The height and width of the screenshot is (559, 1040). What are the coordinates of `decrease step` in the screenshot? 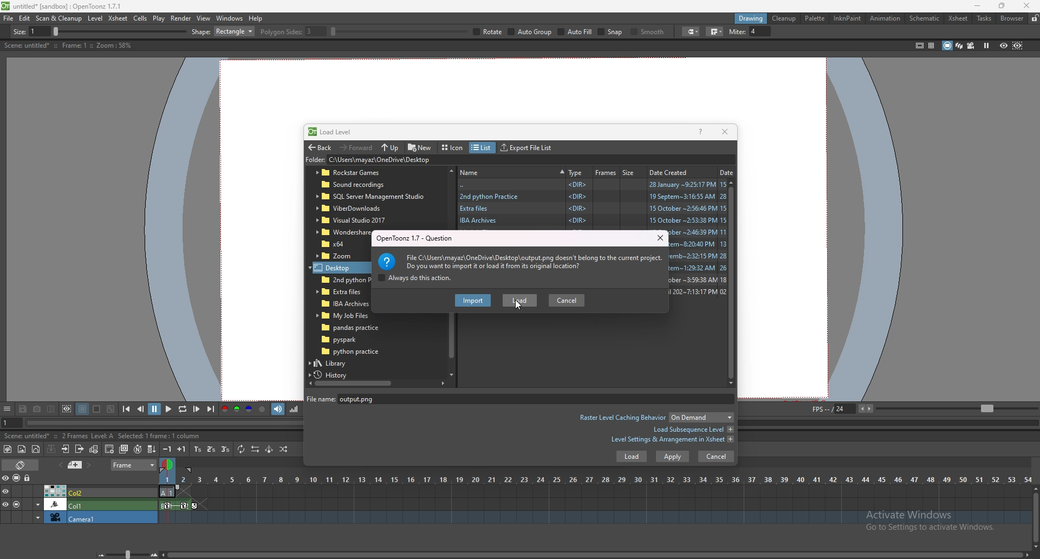 It's located at (167, 449).